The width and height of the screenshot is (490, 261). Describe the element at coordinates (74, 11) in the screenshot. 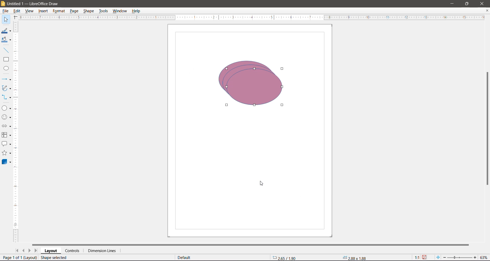

I see `Page` at that location.